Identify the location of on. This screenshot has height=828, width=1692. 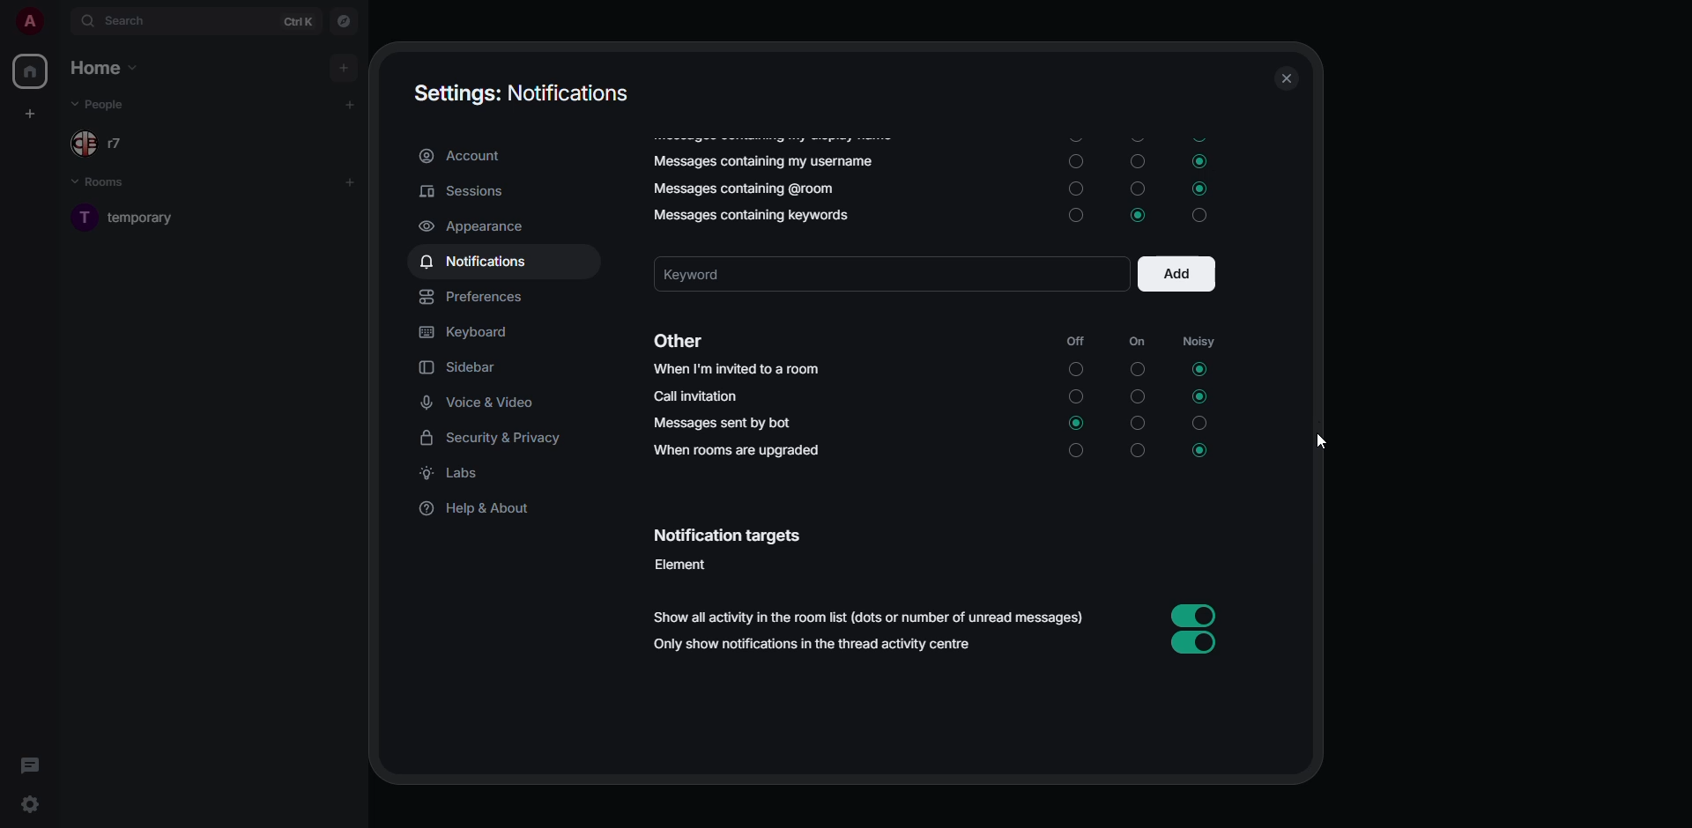
(1074, 161).